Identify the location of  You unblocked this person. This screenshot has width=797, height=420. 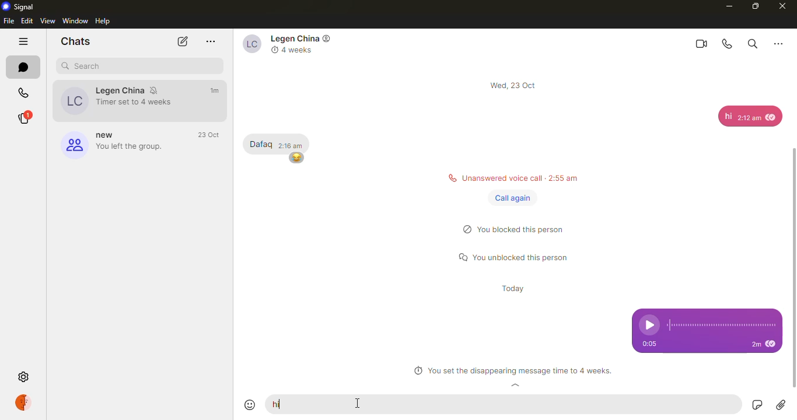
(518, 258).